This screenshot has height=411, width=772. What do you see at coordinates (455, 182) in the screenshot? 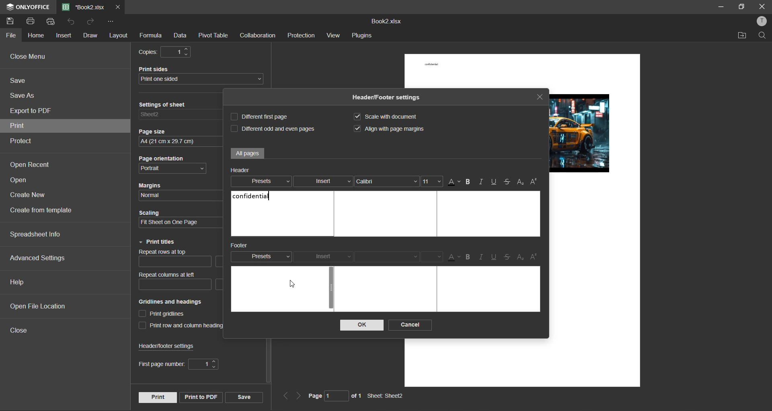
I see `font color` at bounding box center [455, 182].